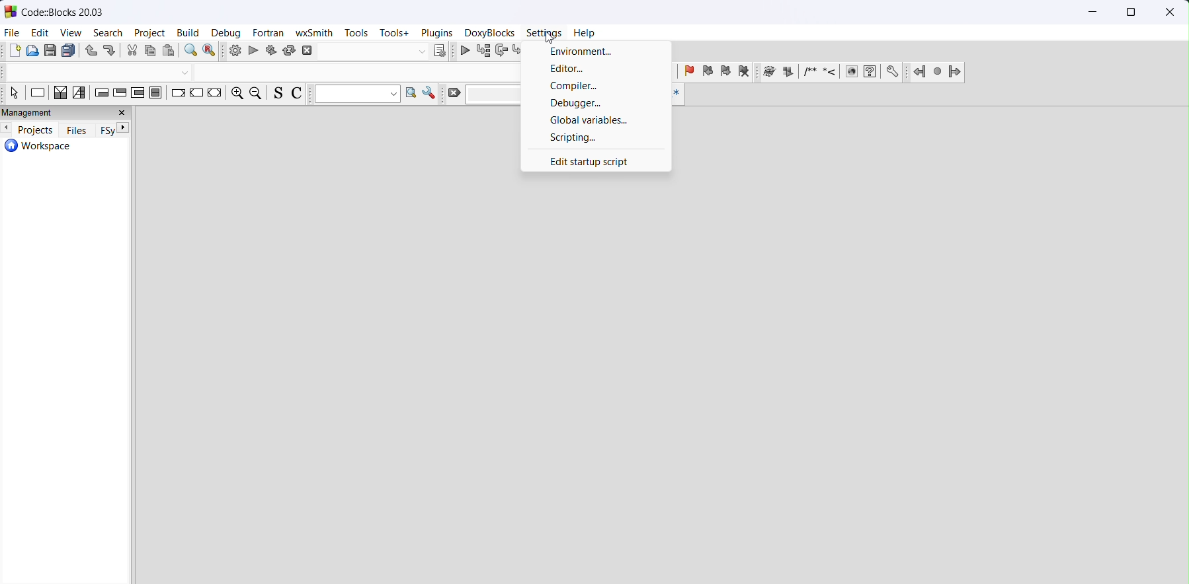  Describe the element at coordinates (257, 93) in the screenshot. I see `zoom out` at that location.